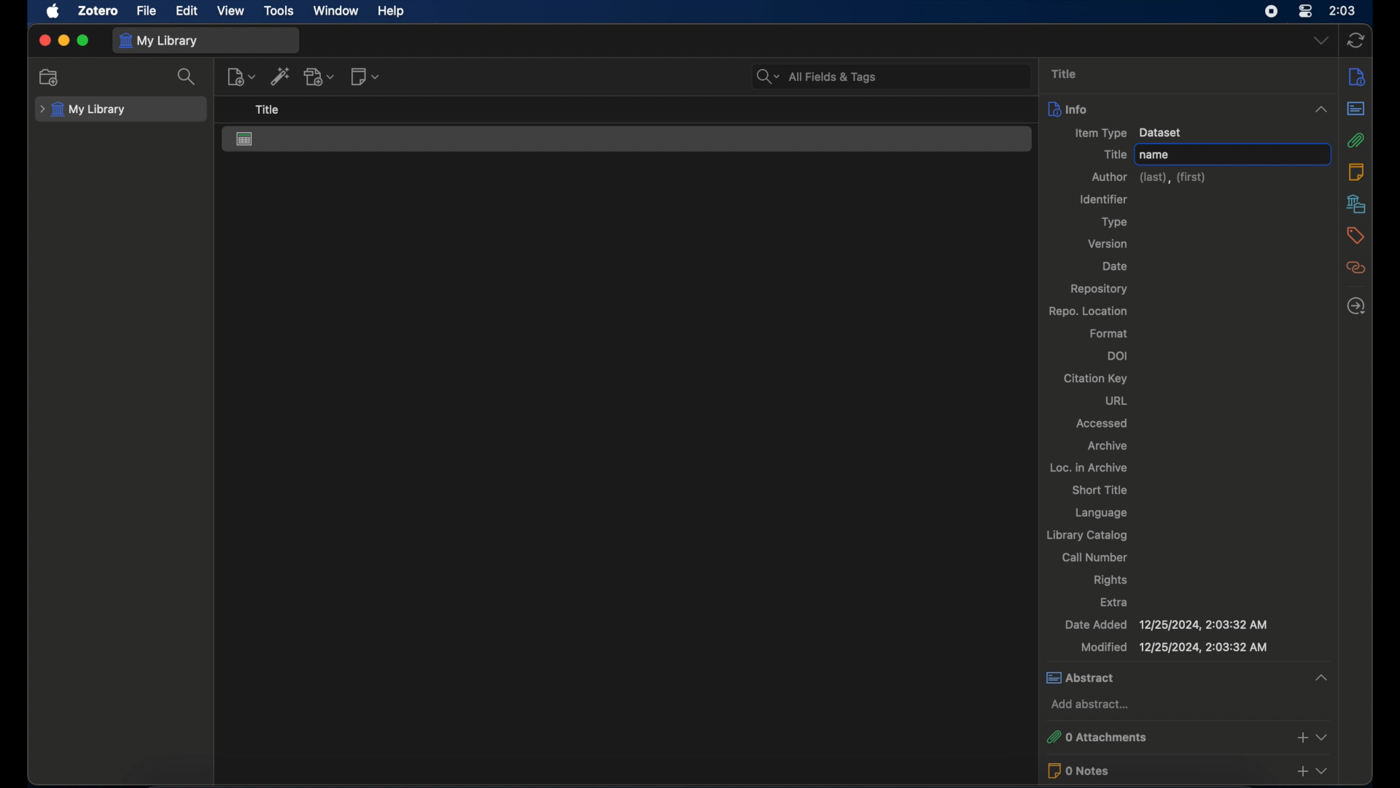  Describe the element at coordinates (1356, 204) in the screenshot. I see `libraries` at that location.